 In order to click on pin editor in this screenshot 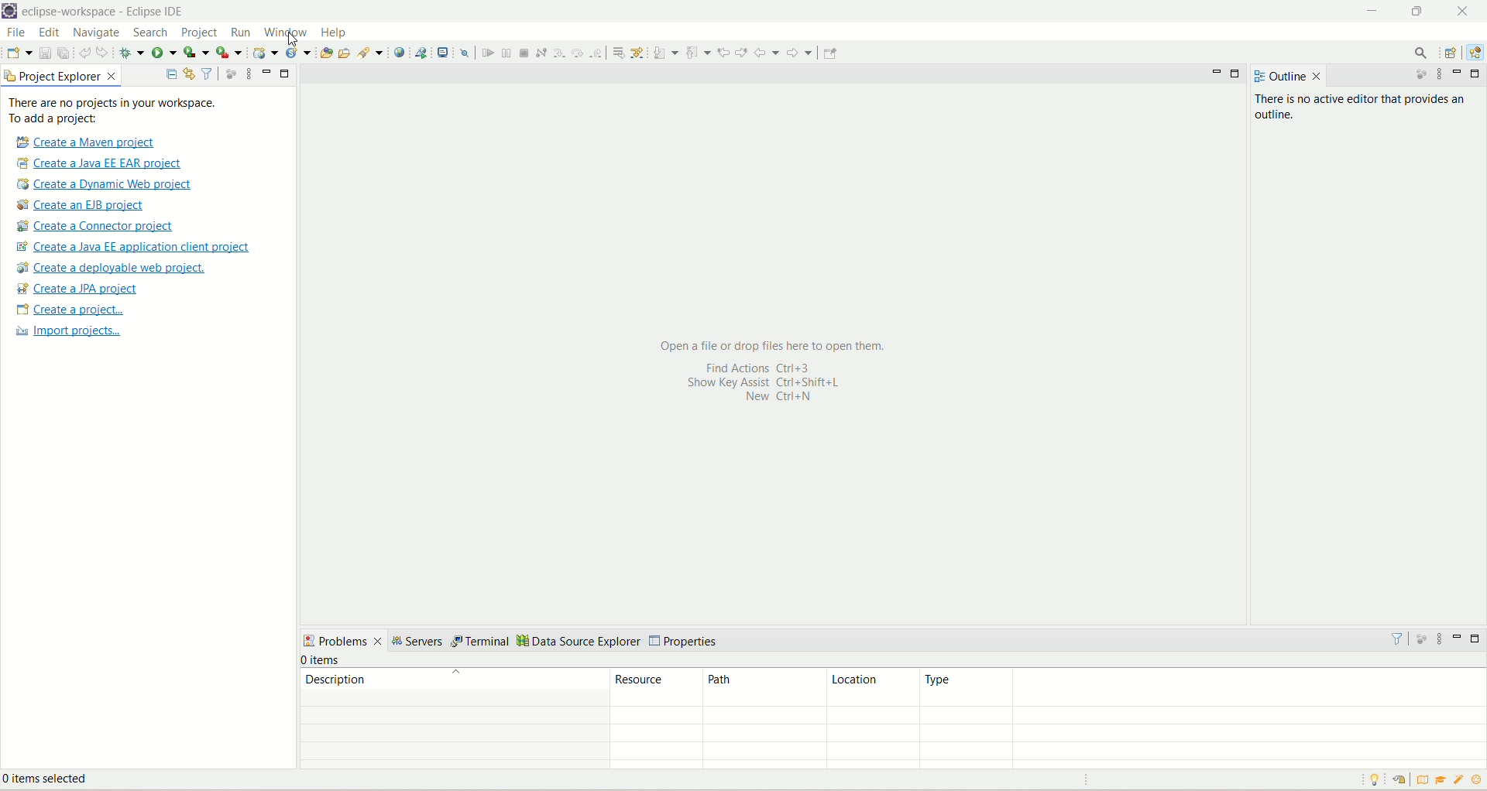, I will do `click(830, 53)`.